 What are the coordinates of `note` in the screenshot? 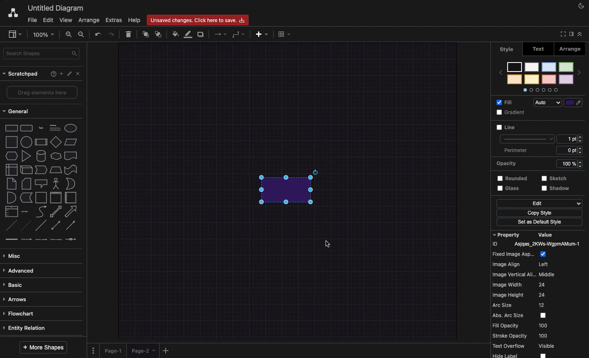 It's located at (11, 183).